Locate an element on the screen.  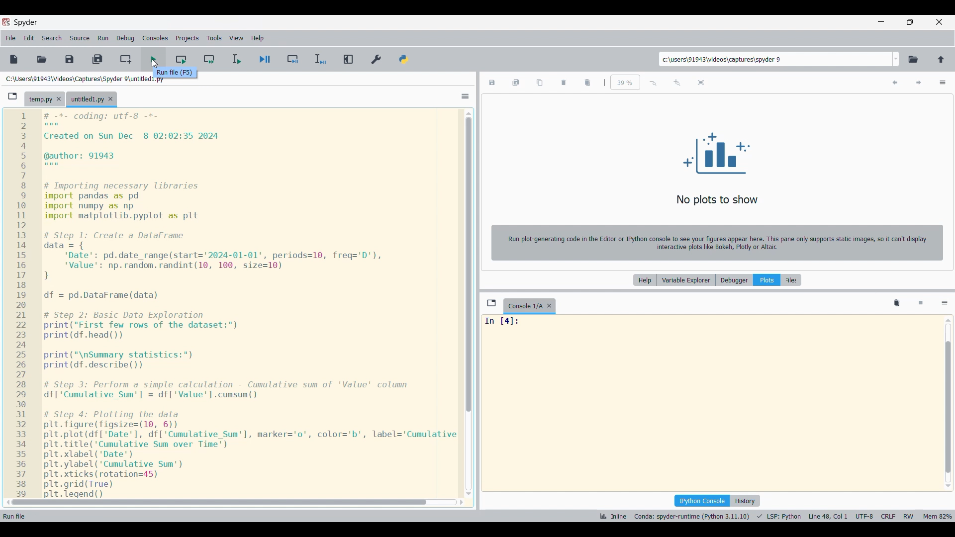
Browse tabs is located at coordinates (491, 303).